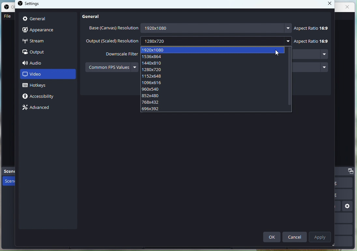 This screenshot has height=251, width=357. What do you see at coordinates (288, 28) in the screenshot?
I see `more options` at bounding box center [288, 28].